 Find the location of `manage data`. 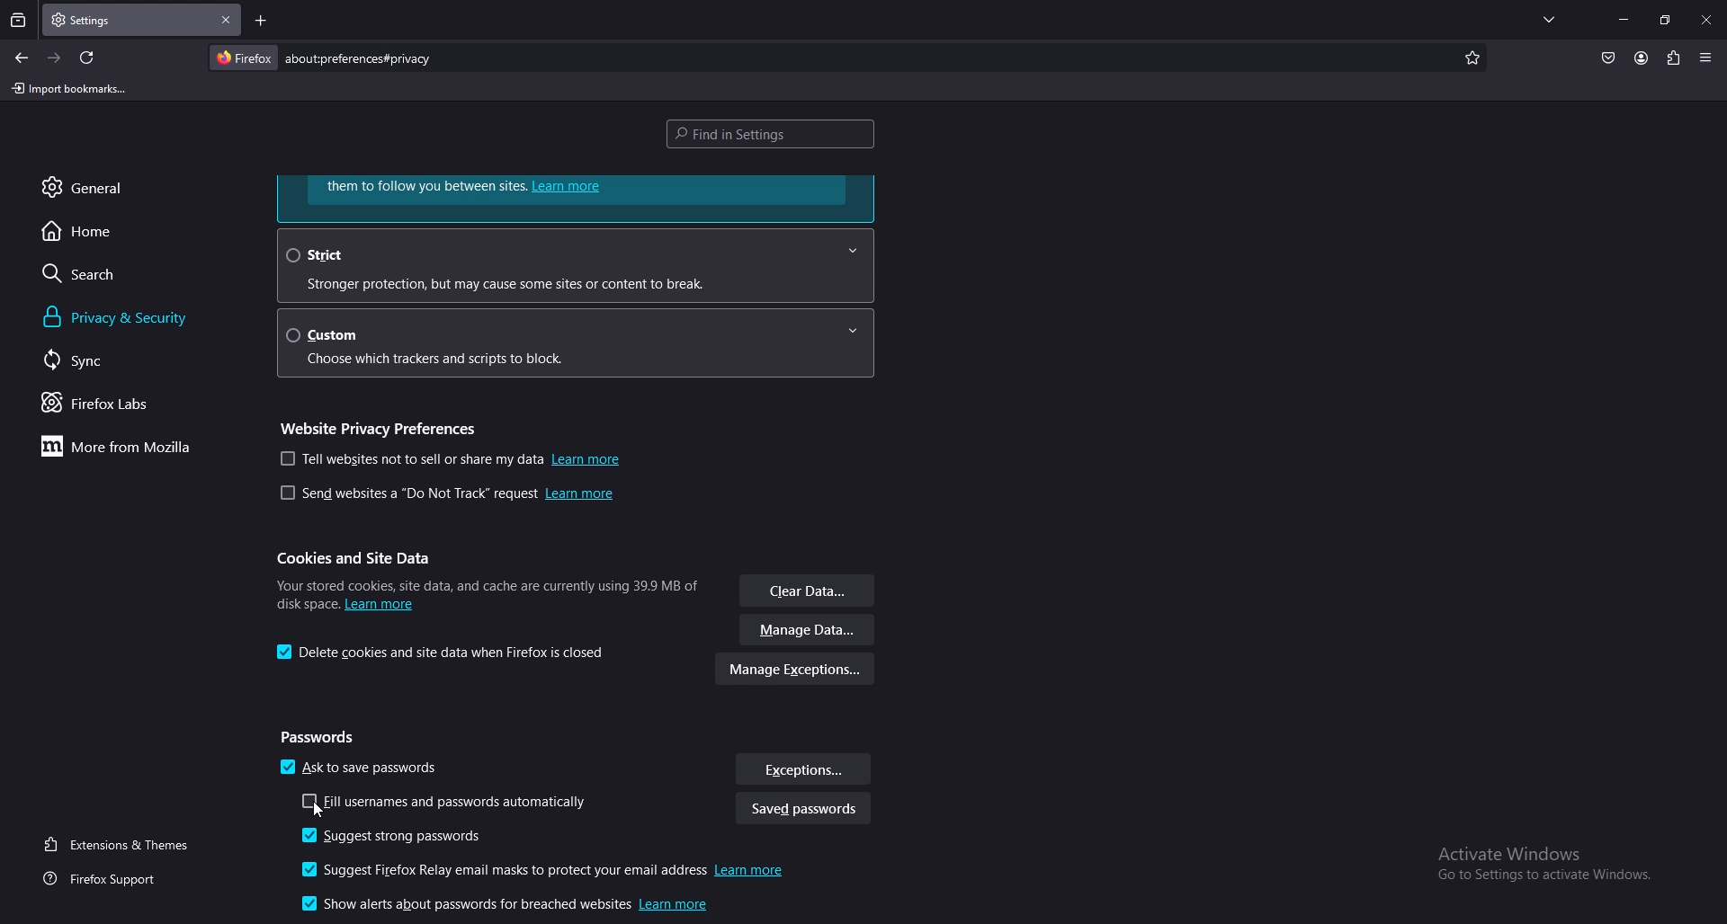

manage data is located at coordinates (809, 631).